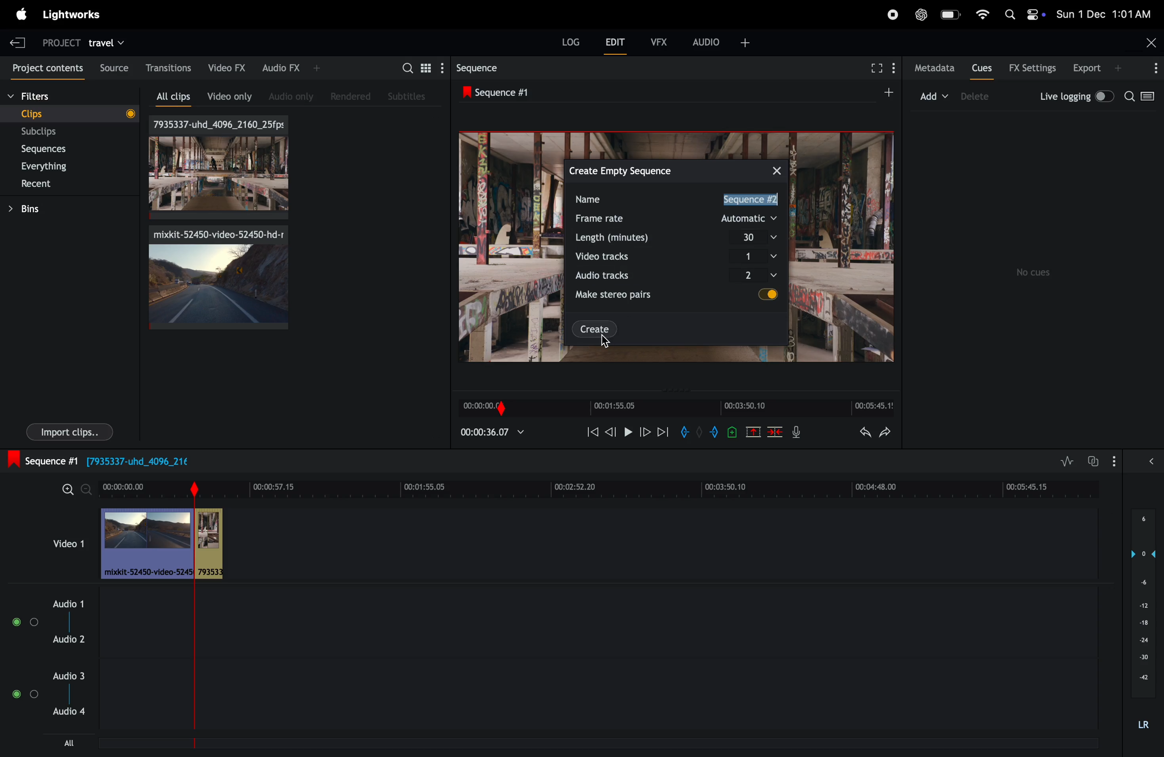  I want to click on close, so click(778, 169).